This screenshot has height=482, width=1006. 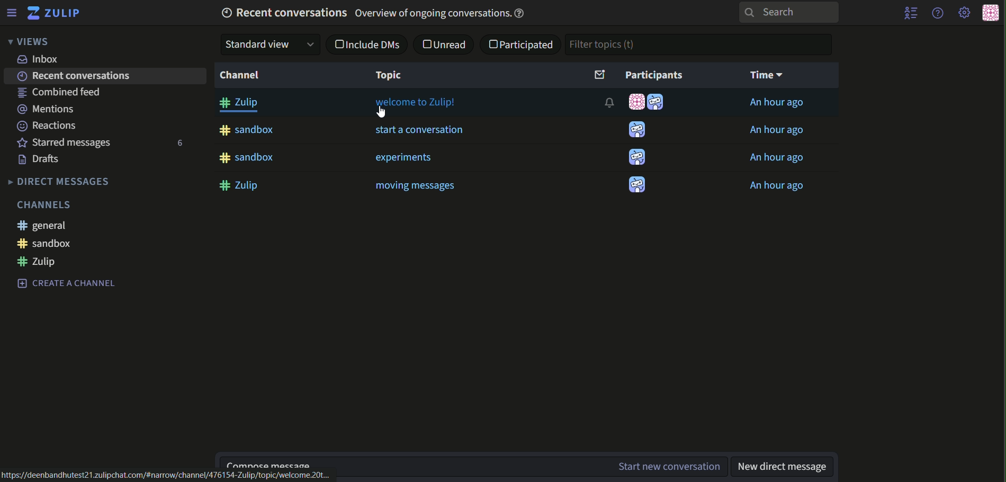 I want to click on logo and title, so click(x=54, y=13).